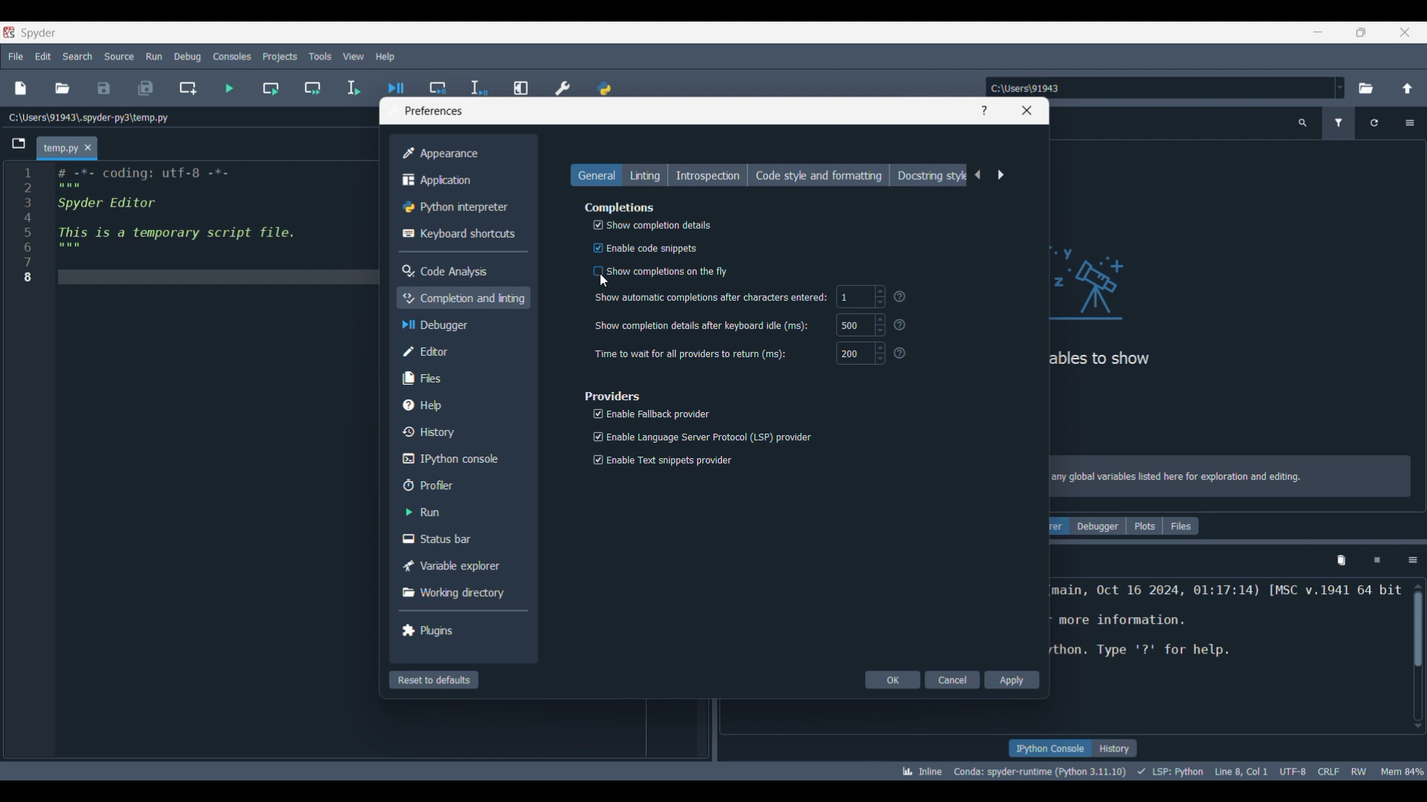 This screenshot has width=1427, height=802. I want to click on Apply, so click(1012, 679).